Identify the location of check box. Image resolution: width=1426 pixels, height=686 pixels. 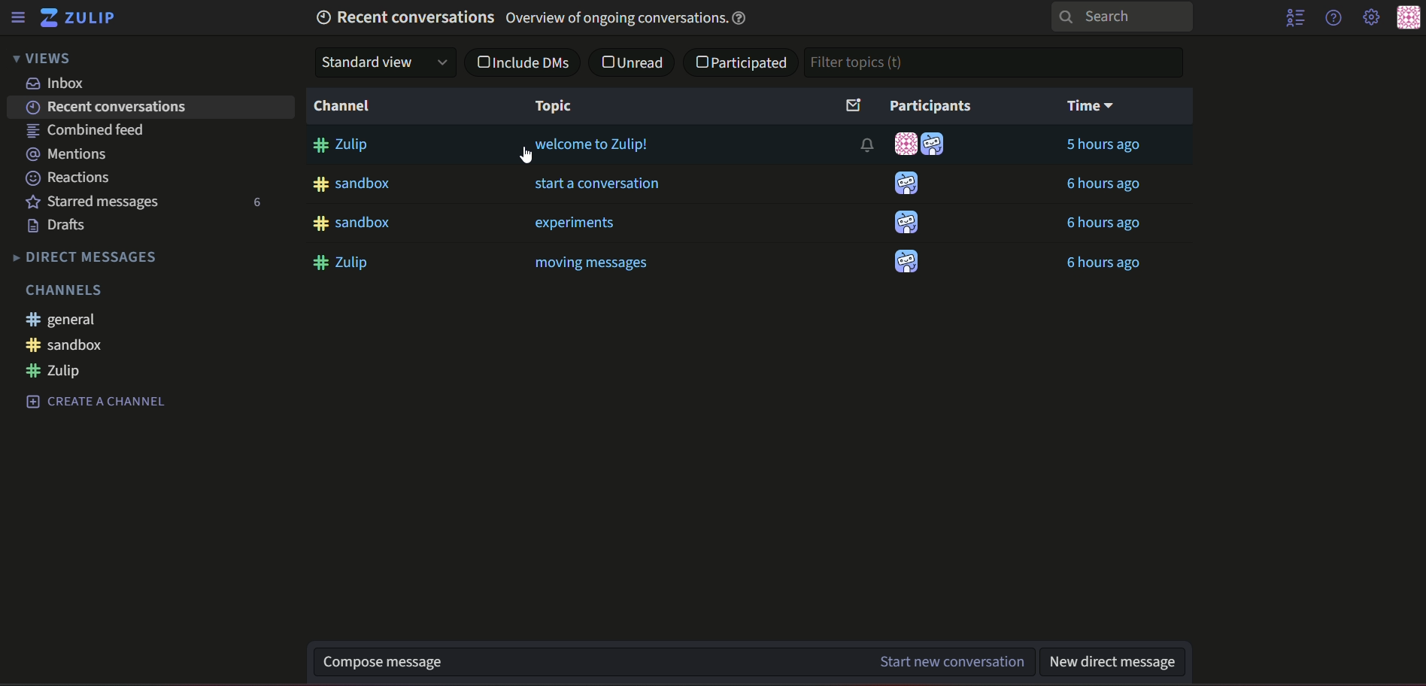
(526, 61).